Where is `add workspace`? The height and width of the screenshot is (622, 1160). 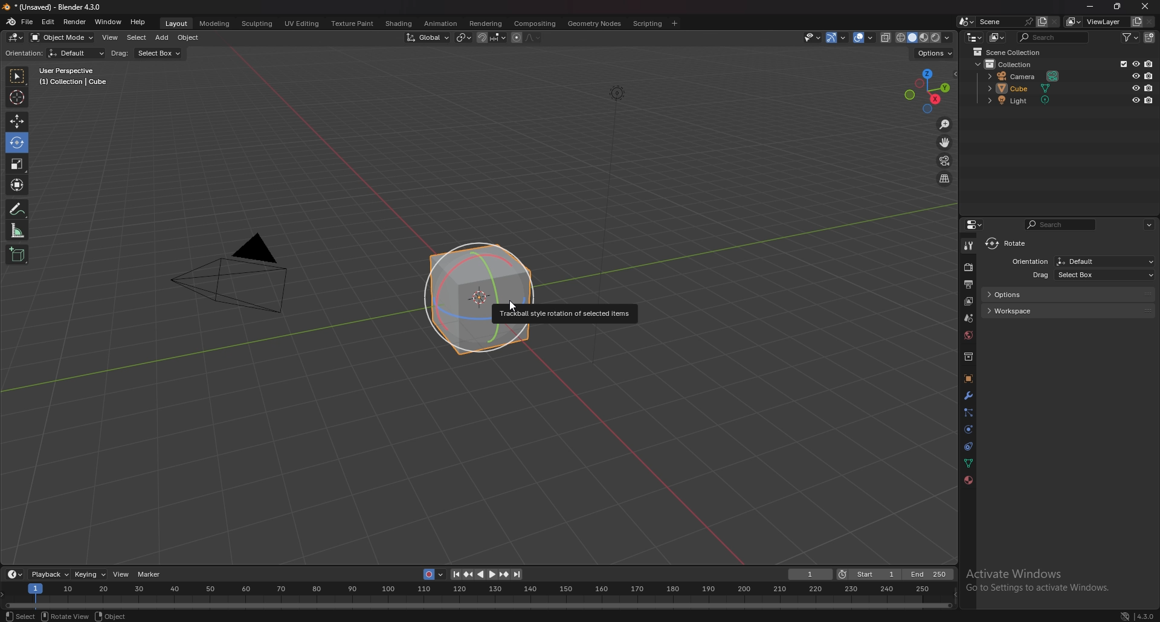
add workspace is located at coordinates (675, 23).